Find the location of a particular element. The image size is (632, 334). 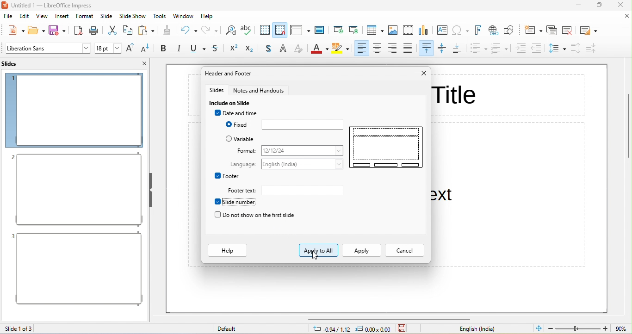

cancel is located at coordinates (404, 251).